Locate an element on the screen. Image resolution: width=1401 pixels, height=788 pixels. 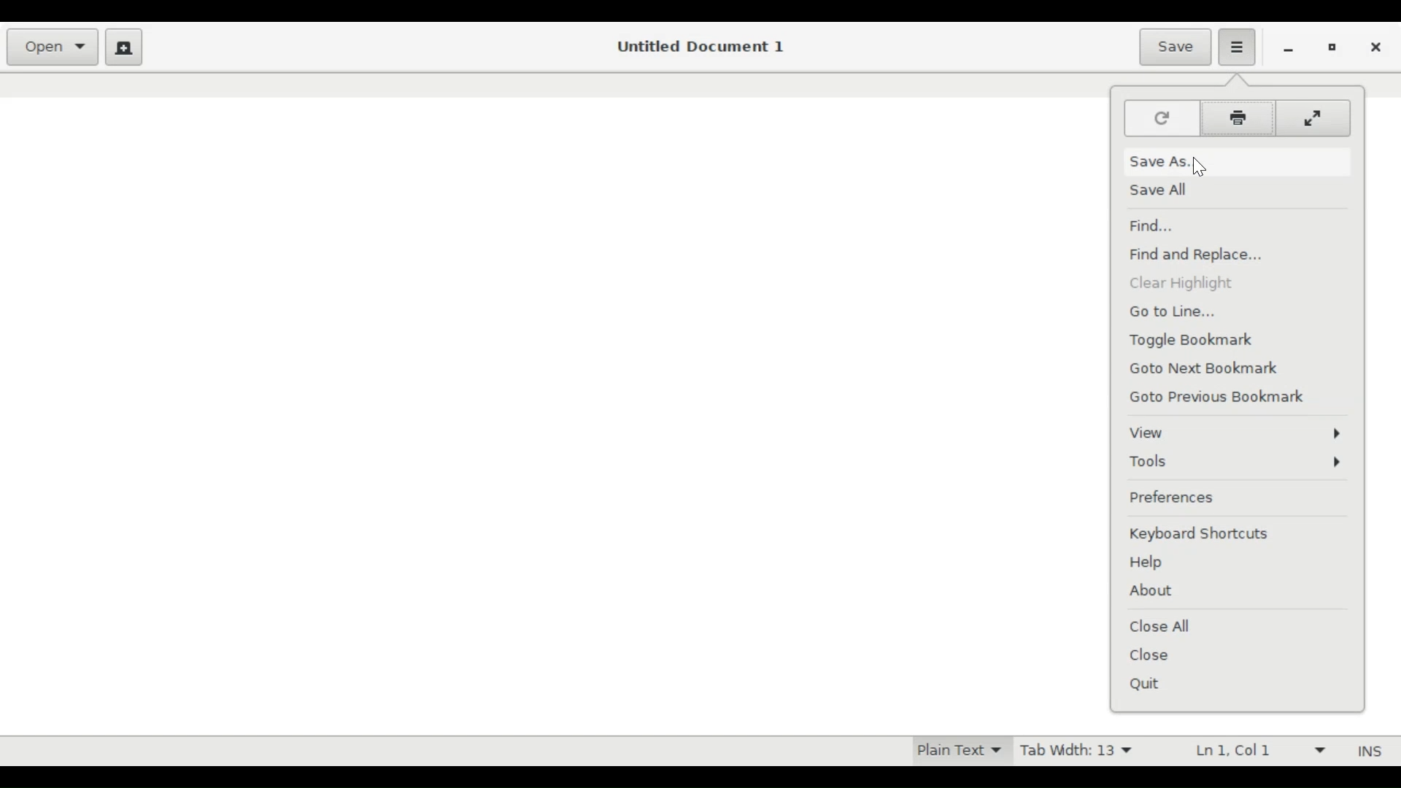
Save is located at coordinates (1176, 48).